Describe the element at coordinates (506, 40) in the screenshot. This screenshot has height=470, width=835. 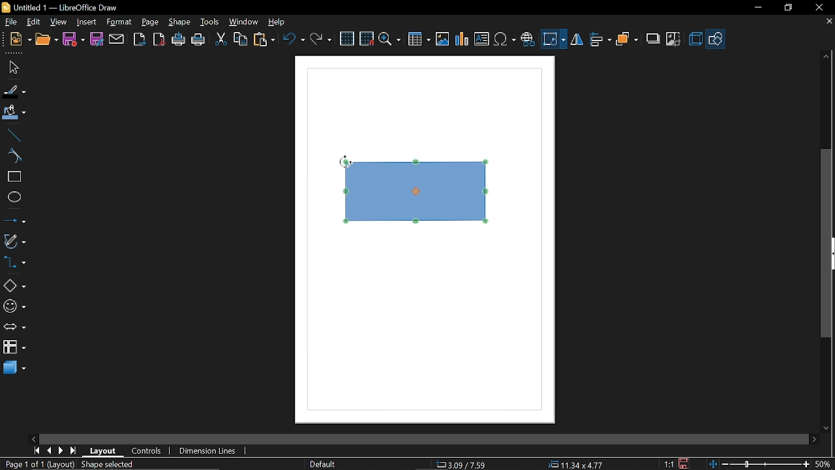
I see `Insert symbols` at that location.